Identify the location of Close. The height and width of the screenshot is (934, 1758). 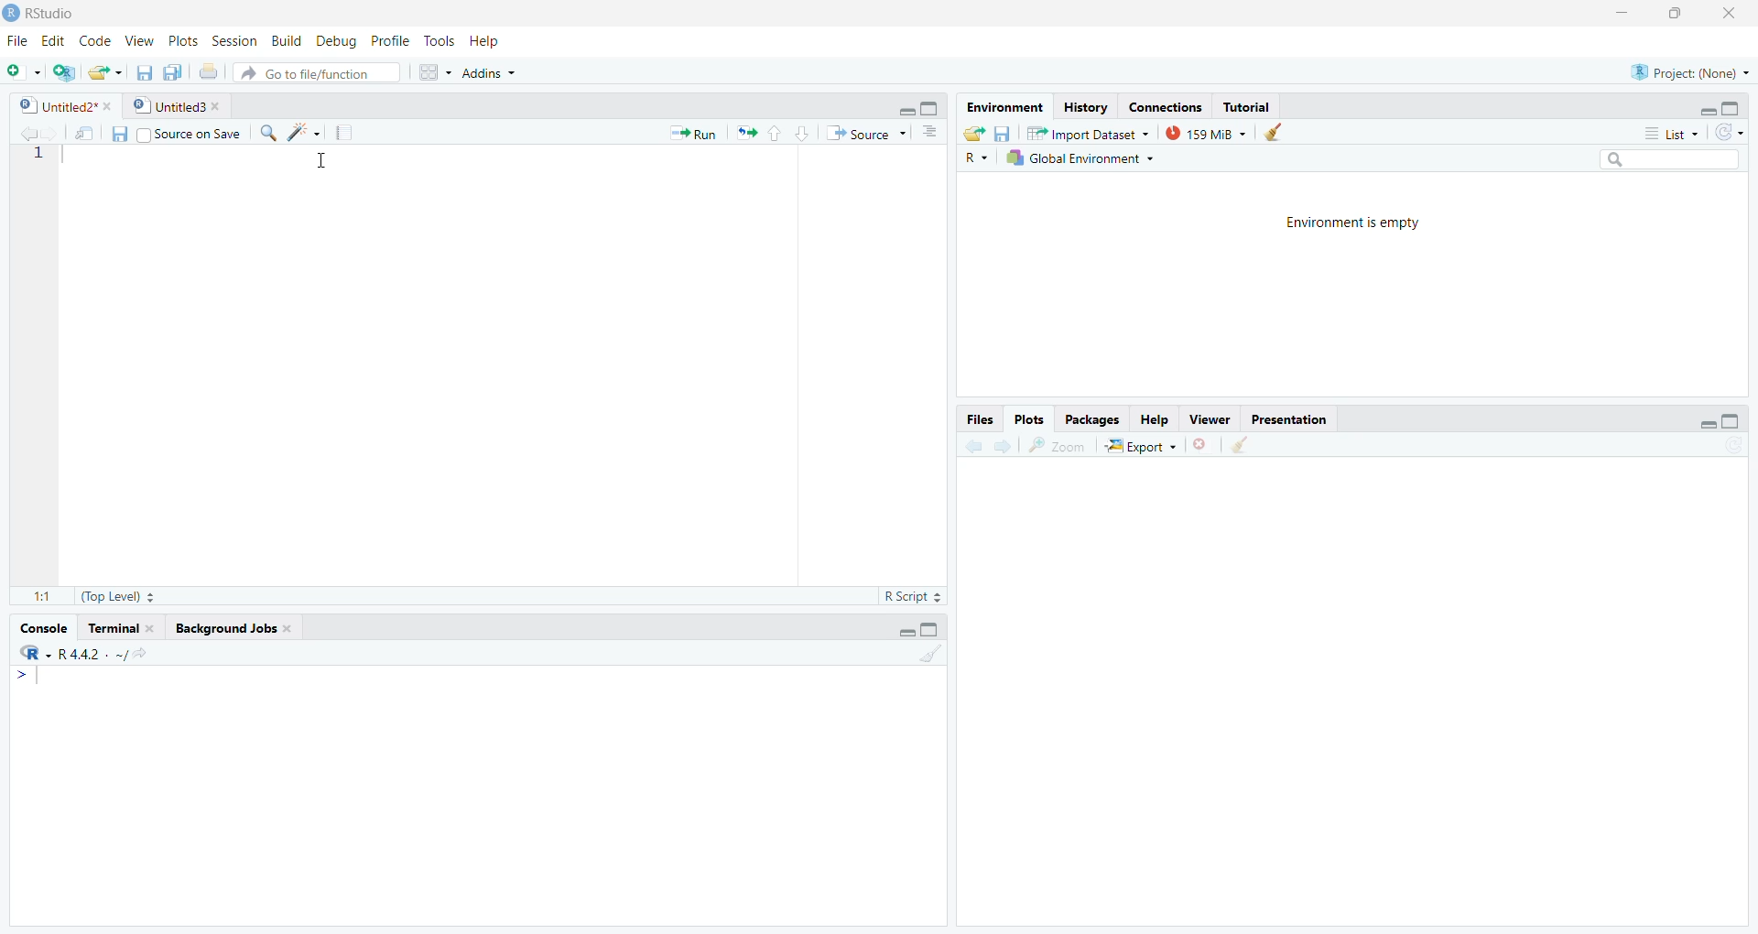
(1729, 16).